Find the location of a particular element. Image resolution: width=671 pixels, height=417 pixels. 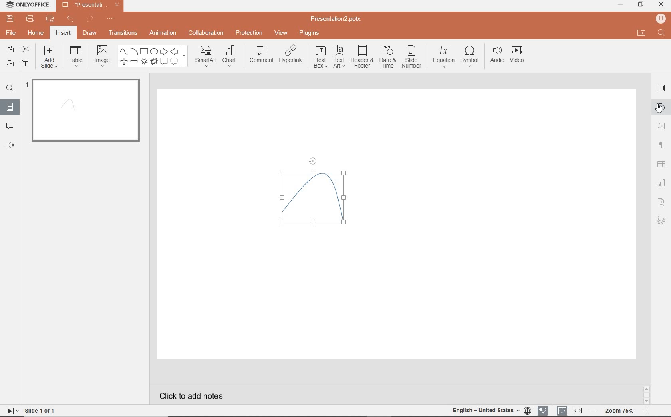

PLUGINS is located at coordinates (309, 33).